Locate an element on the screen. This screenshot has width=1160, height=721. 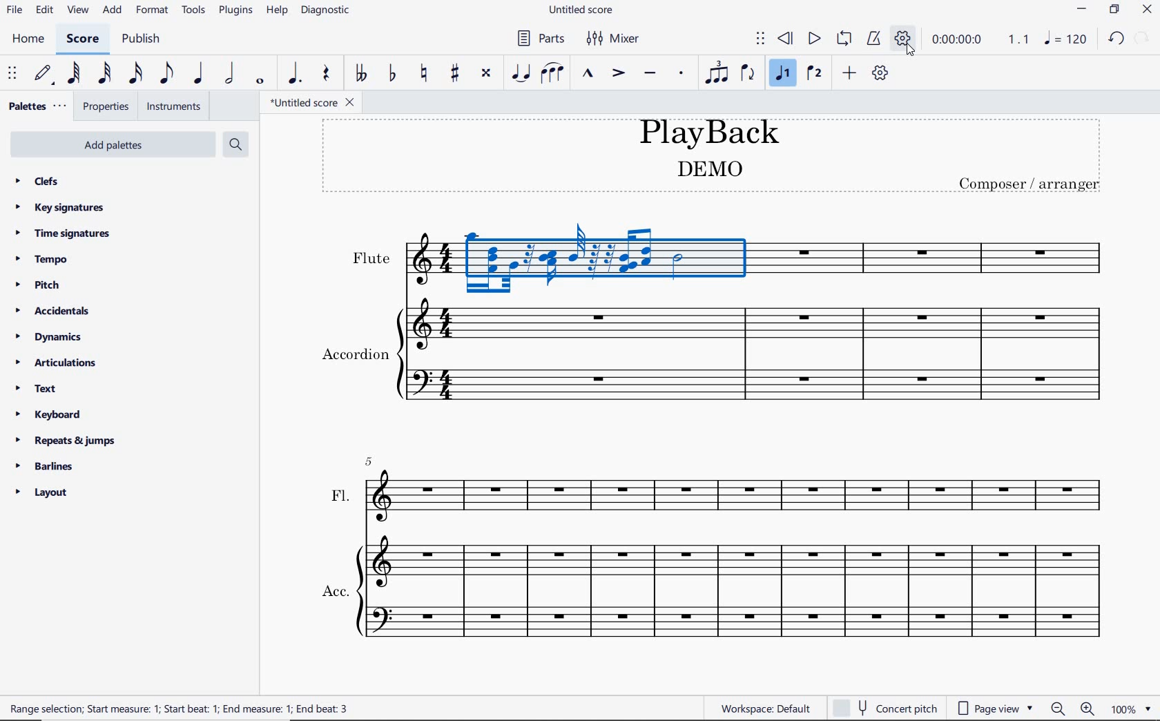
playback time is located at coordinates (956, 39).